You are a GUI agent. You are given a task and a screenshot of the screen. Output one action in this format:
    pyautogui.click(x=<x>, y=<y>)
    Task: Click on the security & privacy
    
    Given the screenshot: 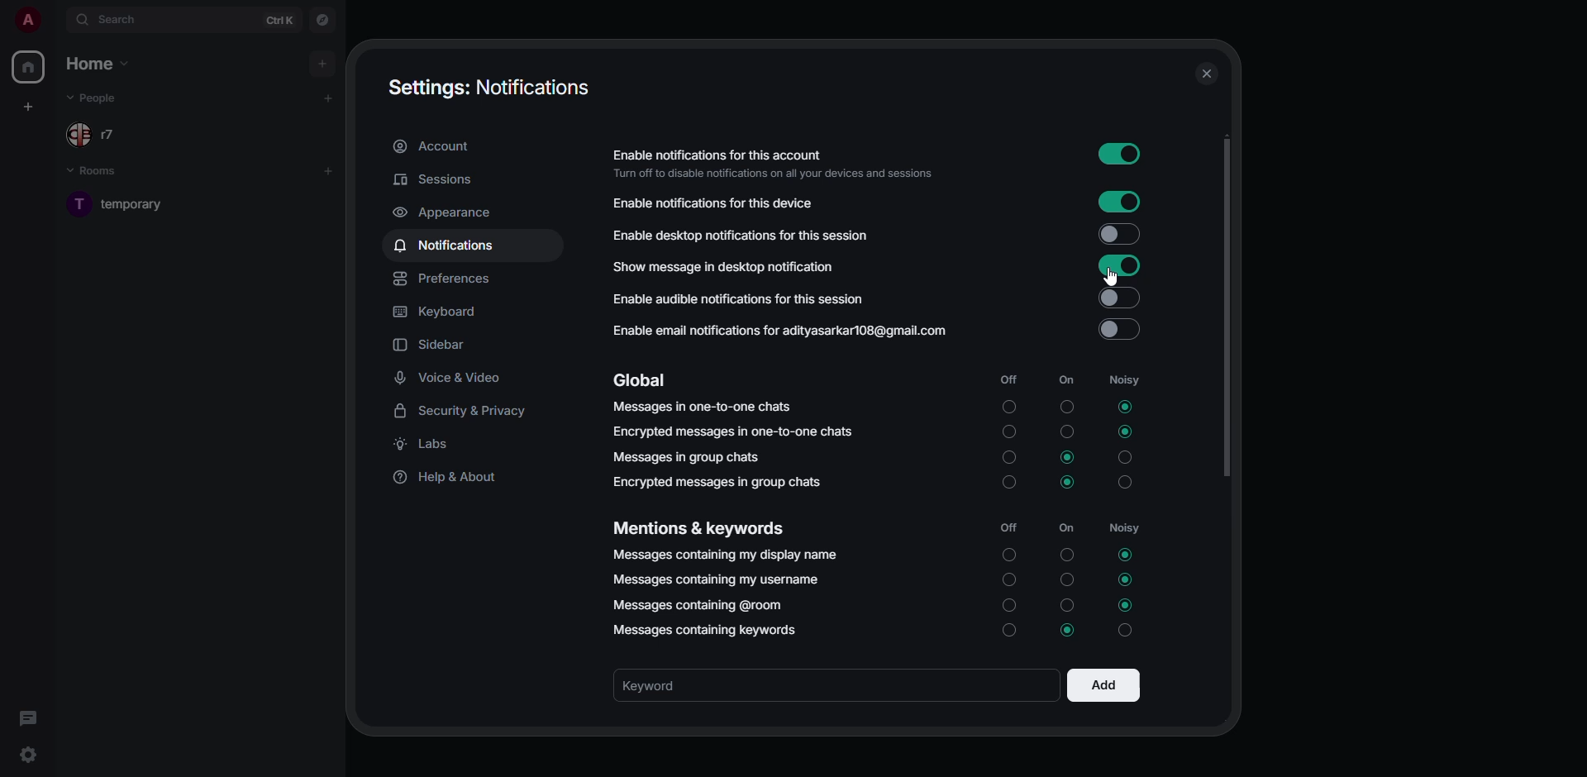 What is the action you would take?
    pyautogui.click(x=465, y=410)
    